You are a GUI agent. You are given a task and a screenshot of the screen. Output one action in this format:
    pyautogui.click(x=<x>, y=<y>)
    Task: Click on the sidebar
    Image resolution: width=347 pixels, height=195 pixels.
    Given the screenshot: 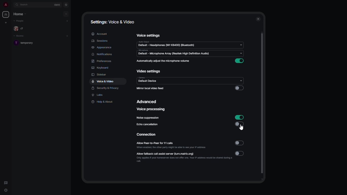 What is the action you would take?
    pyautogui.click(x=100, y=74)
    